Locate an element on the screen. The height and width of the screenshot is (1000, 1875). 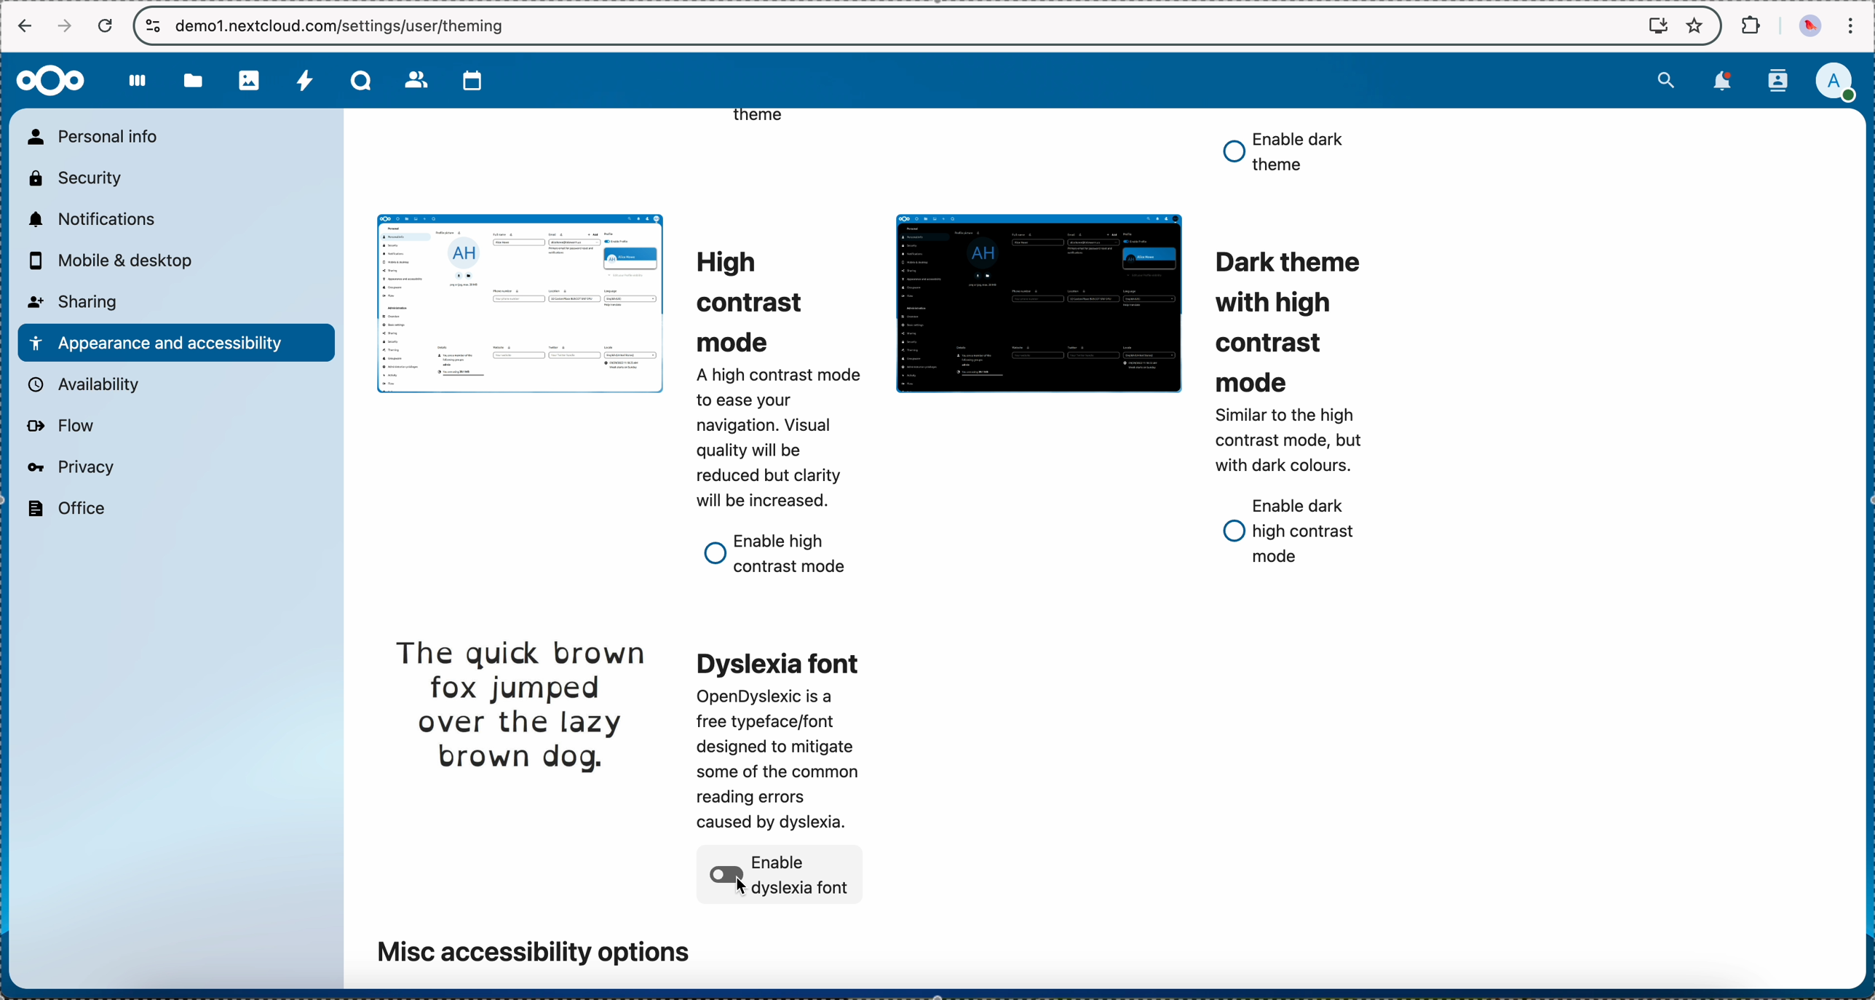
controls is located at coordinates (150, 25).